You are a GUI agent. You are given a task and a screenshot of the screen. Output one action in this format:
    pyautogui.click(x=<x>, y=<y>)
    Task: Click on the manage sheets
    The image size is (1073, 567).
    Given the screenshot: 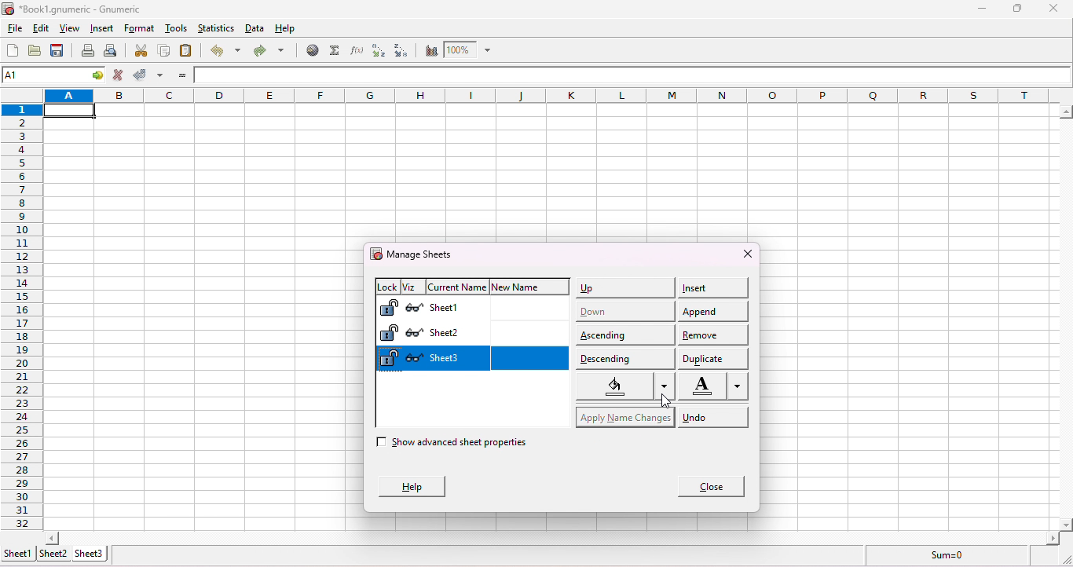 What is the action you would take?
    pyautogui.click(x=418, y=254)
    